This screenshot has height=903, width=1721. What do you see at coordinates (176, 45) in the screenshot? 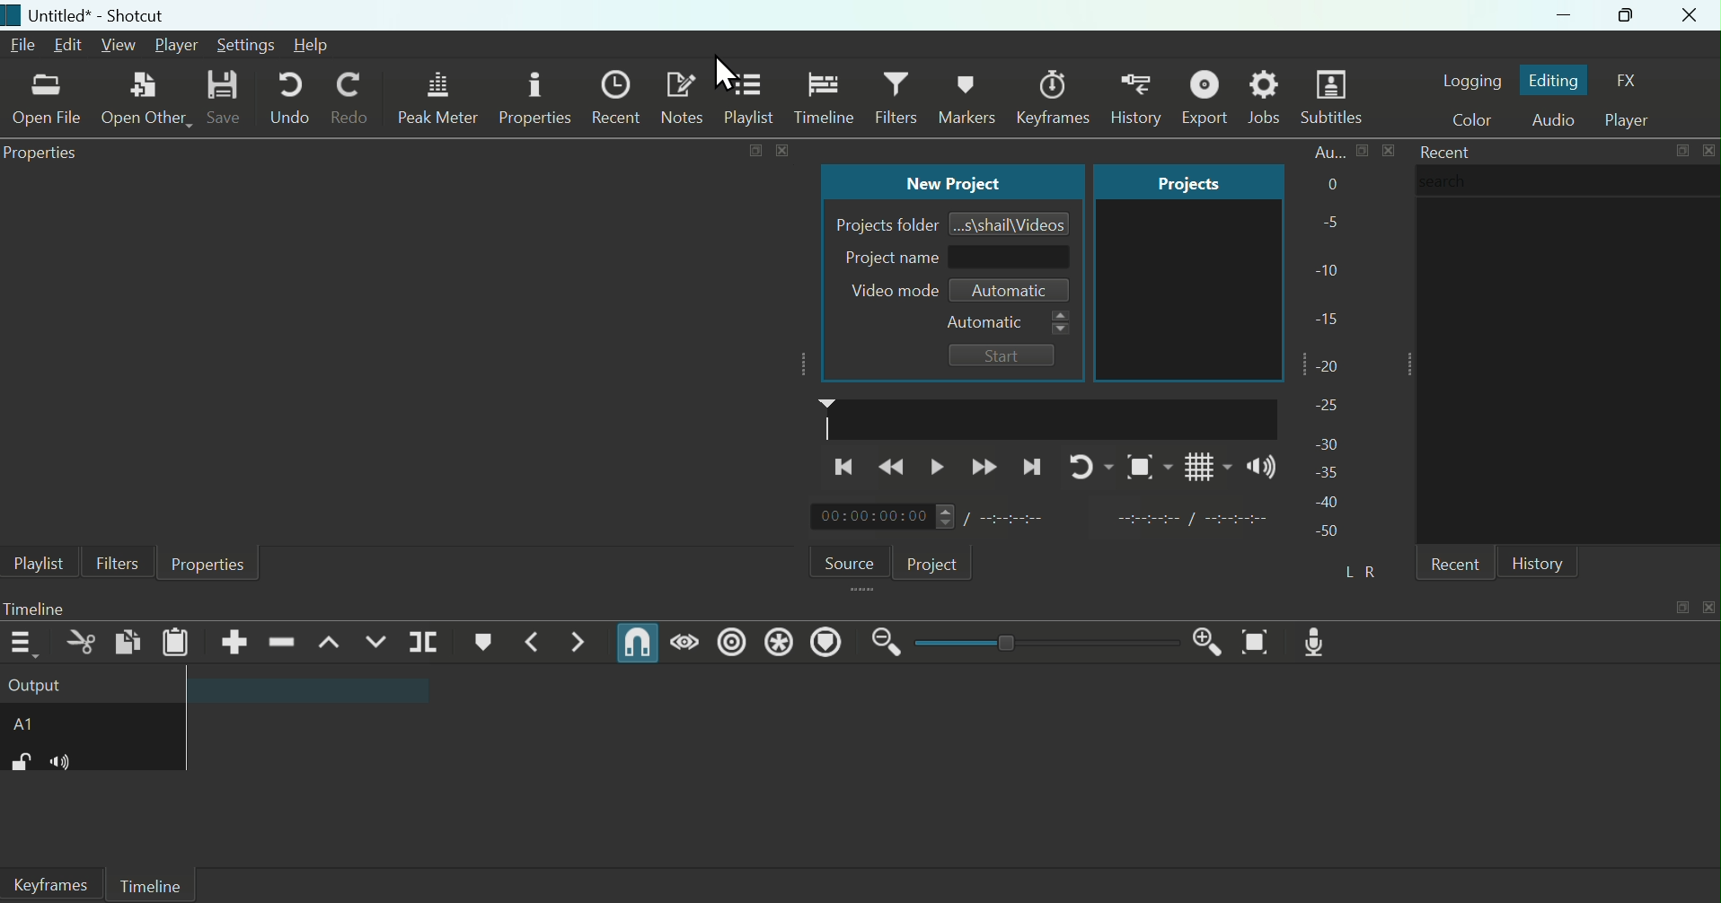
I see `Player` at bounding box center [176, 45].